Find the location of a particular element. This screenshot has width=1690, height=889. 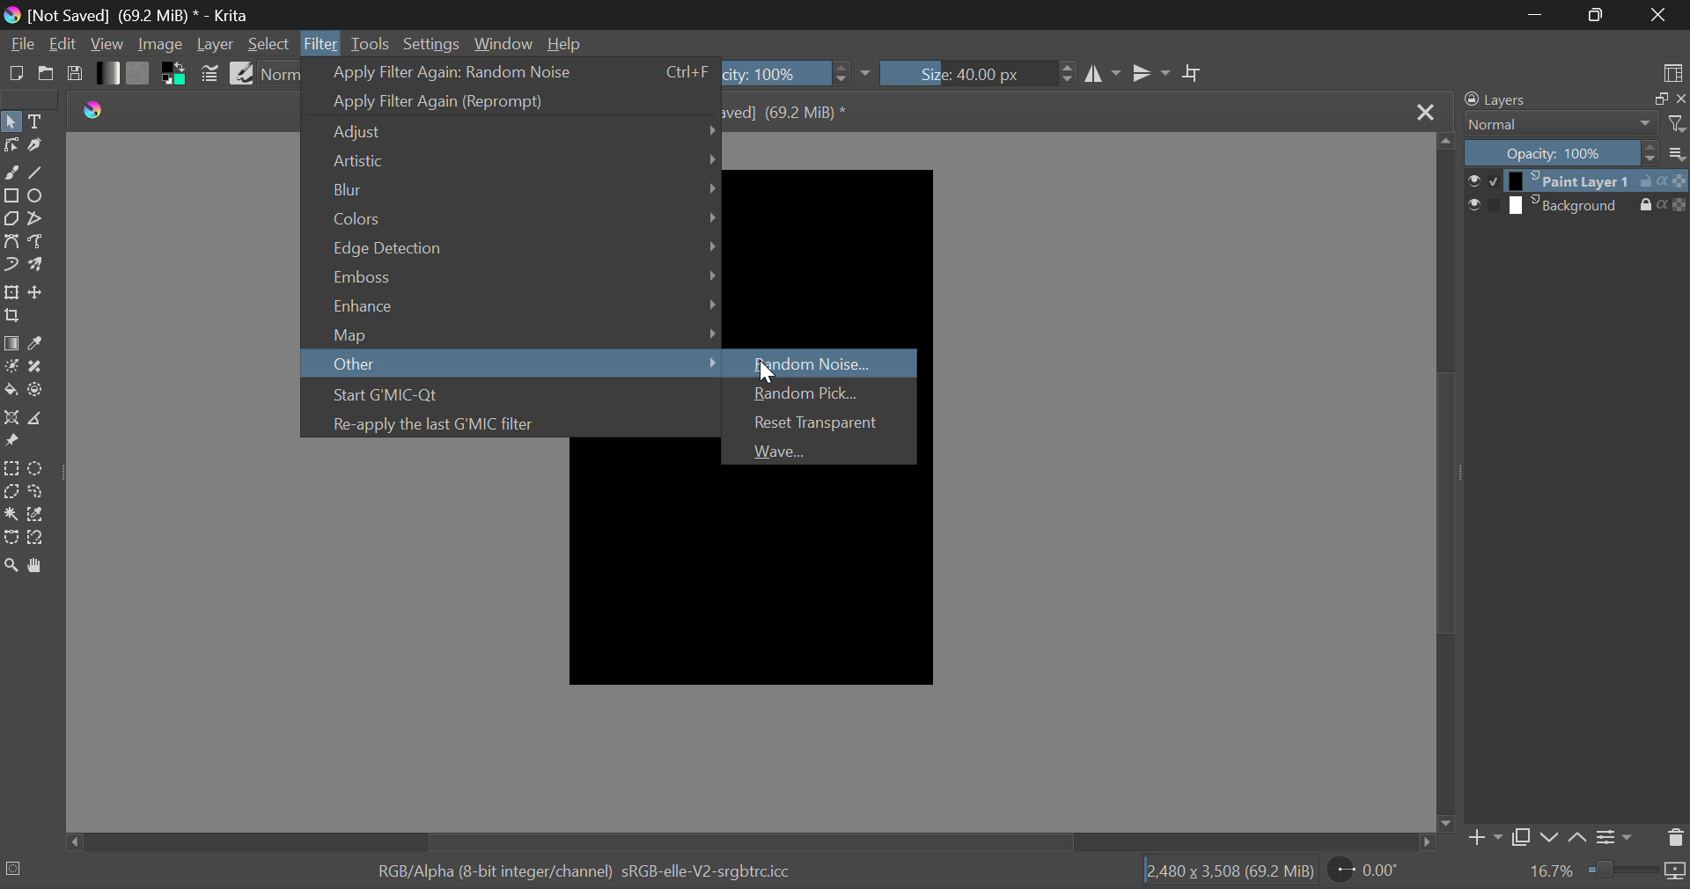

Bezier Curve is located at coordinates (12, 243).